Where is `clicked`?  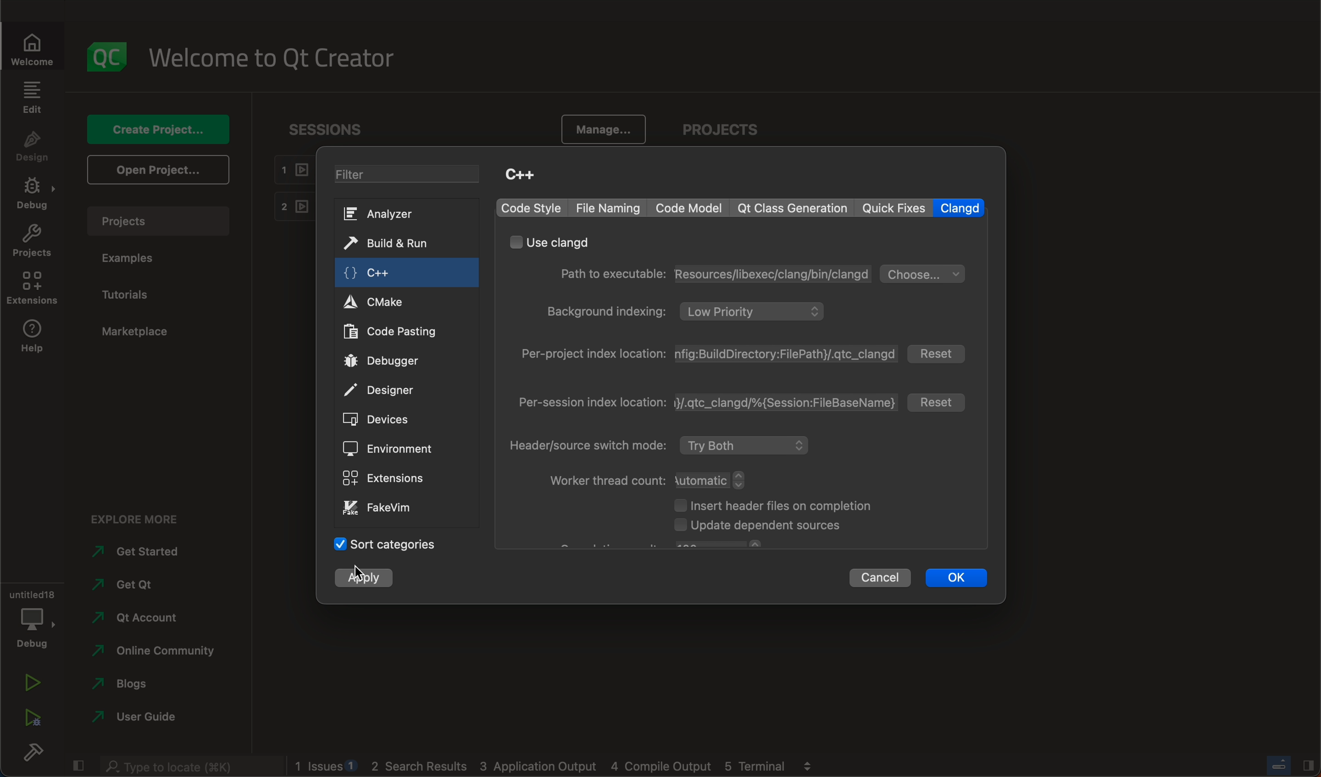 clicked is located at coordinates (366, 579).